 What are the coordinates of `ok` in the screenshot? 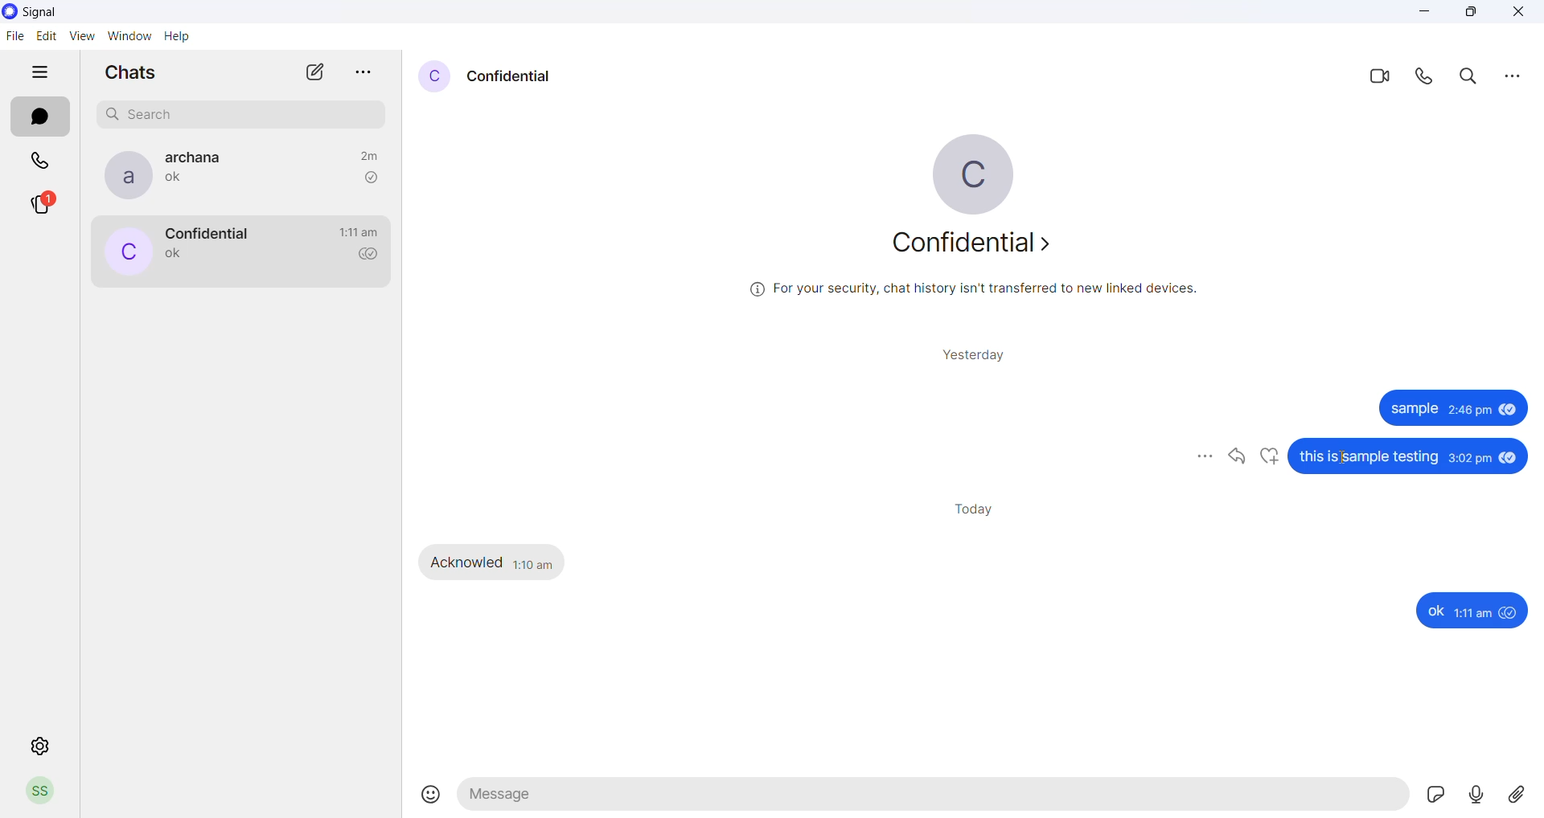 It's located at (1435, 611).